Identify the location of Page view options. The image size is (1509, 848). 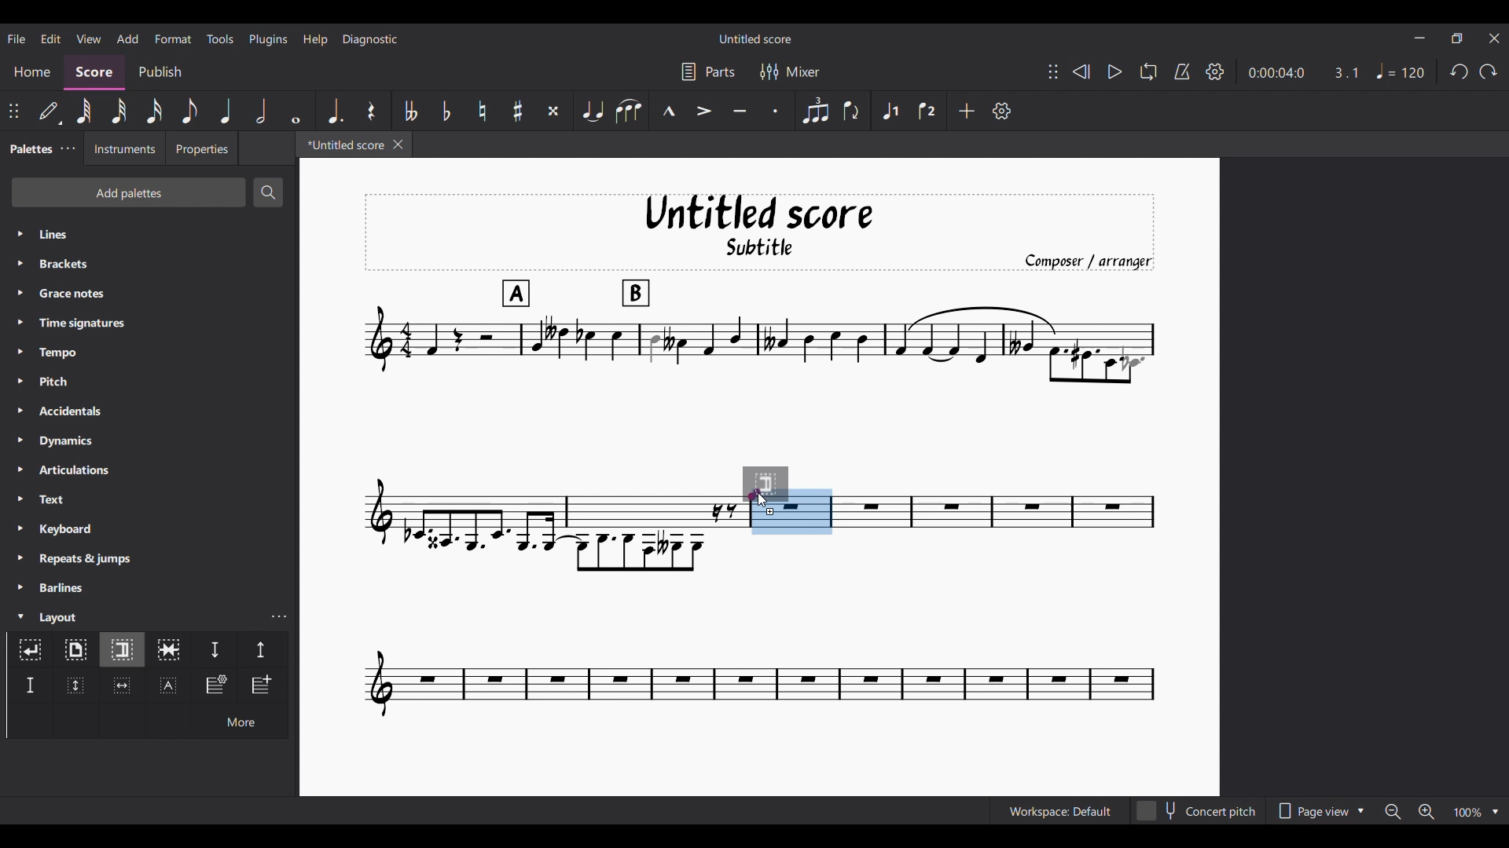
(1319, 810).